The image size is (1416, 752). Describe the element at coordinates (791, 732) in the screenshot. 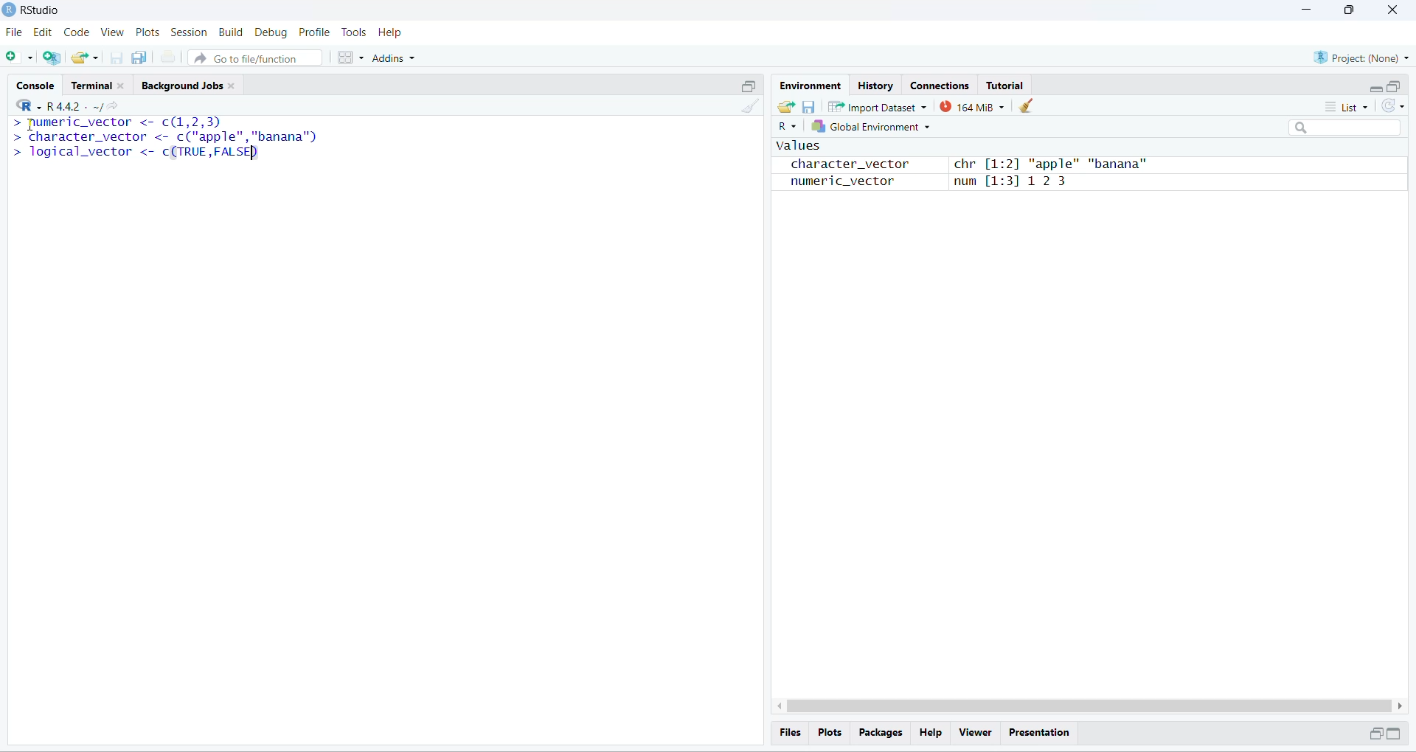

I see `Files` at that location.